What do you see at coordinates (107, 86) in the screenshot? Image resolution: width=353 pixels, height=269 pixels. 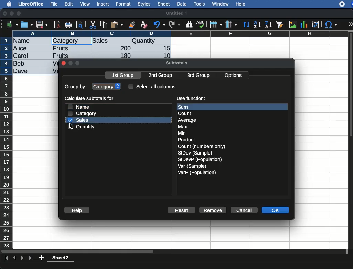 I see `category` at bounding box center [107, 86].